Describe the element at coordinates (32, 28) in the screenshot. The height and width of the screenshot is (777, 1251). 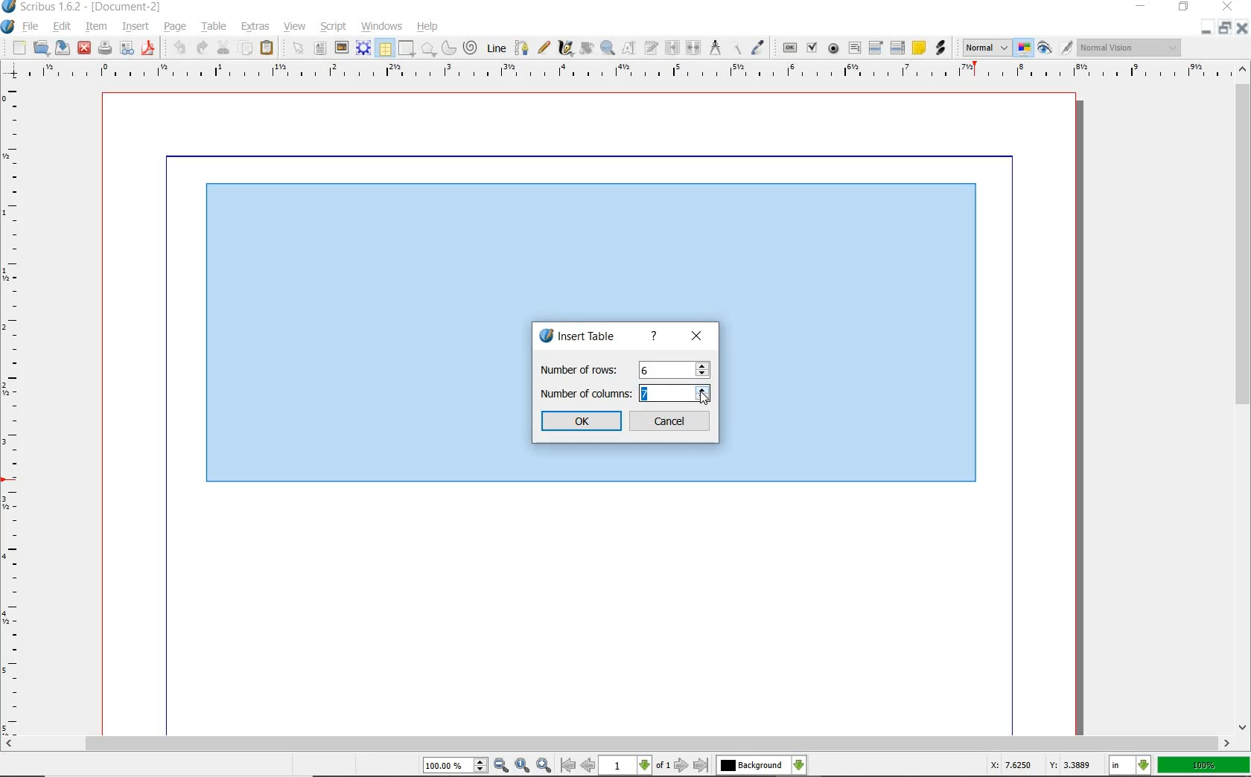
I see `file` at that location.